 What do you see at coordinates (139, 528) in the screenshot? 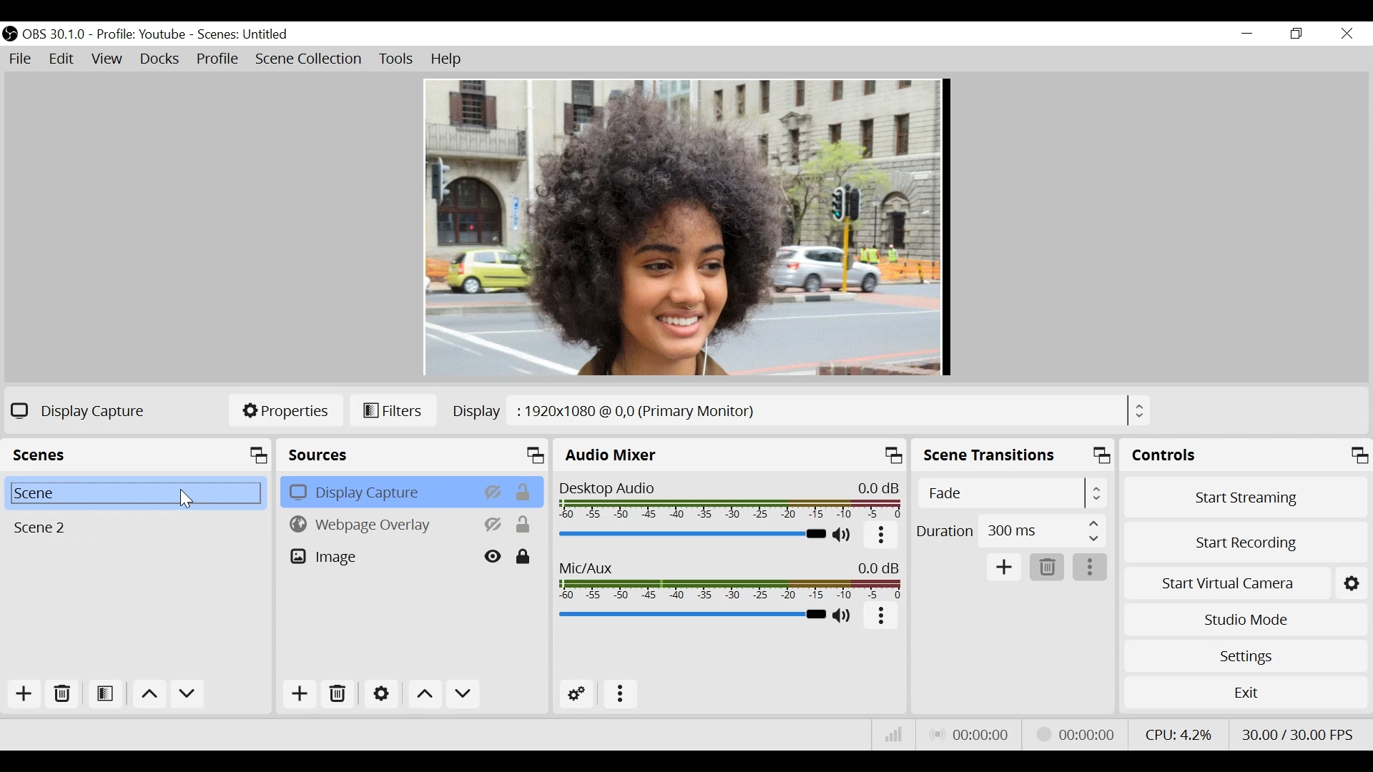
I see `Scene` at bounding box center [139, 528].